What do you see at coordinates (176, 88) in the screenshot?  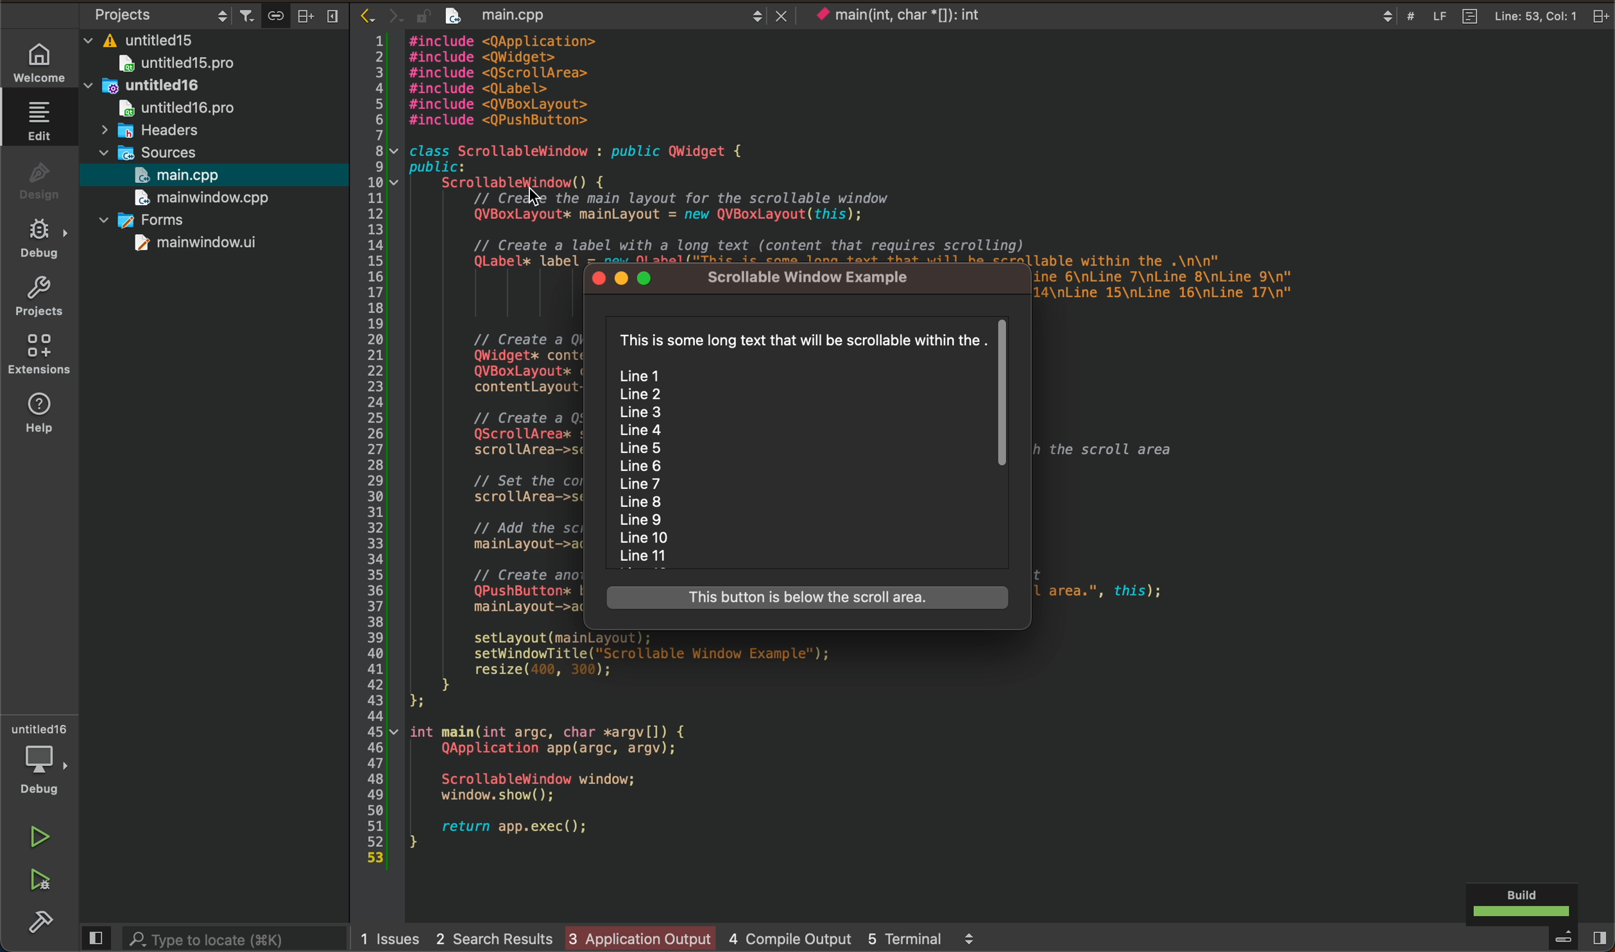 I see `untitled16` at bounding box center [176, 88].